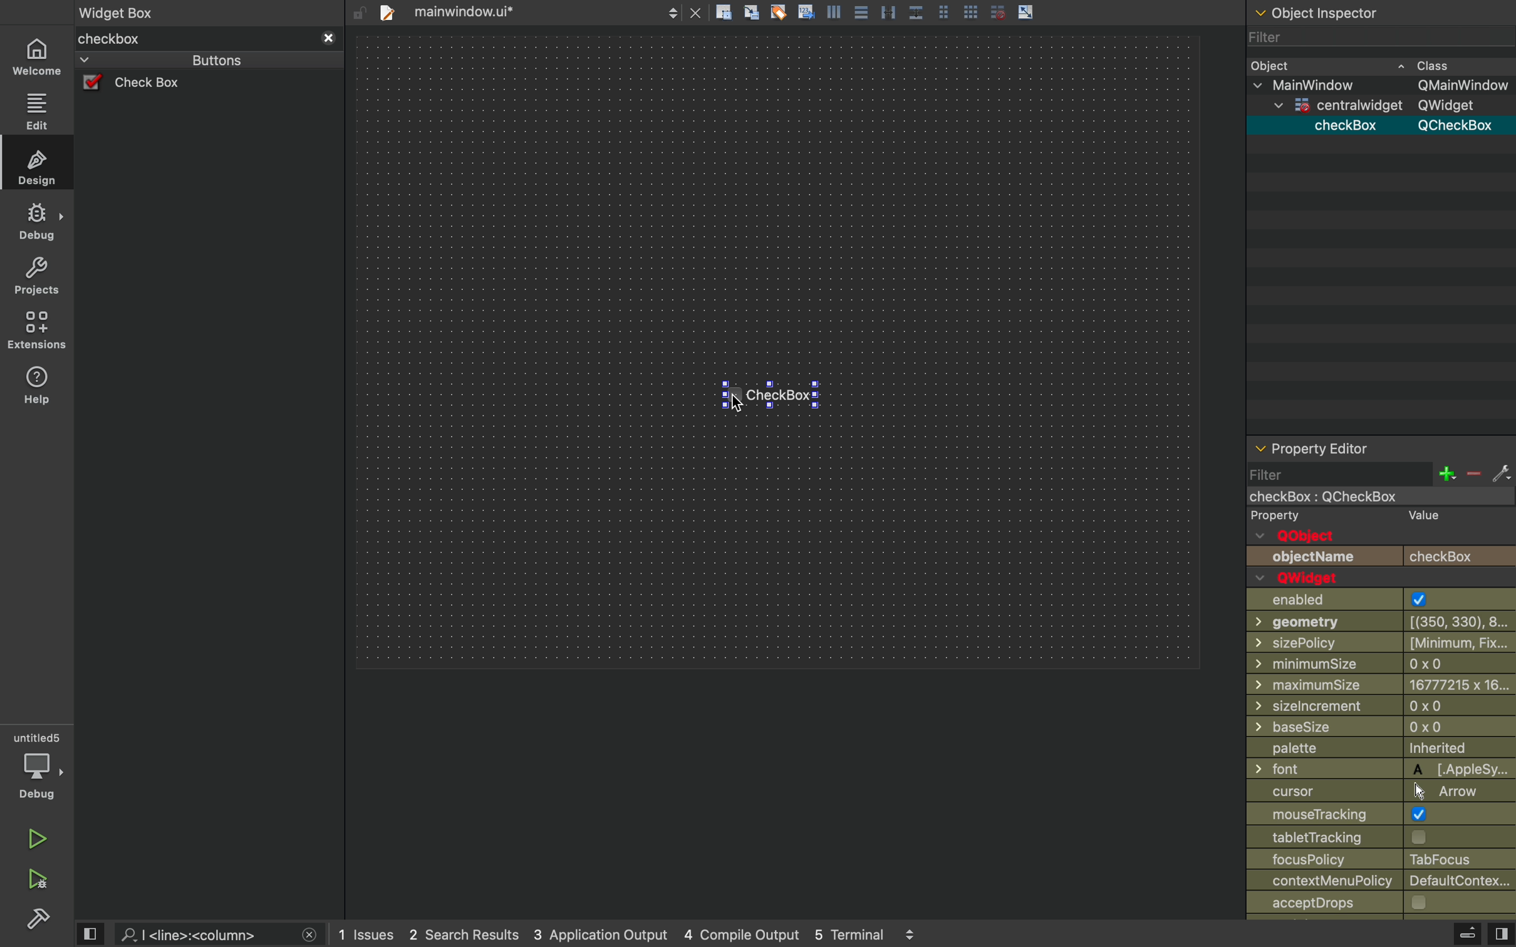 This screenshot has height=947, width=1516. What do you see at coordinates (1359, 904) in the screenshot?
I see `accept drops` at bounding box center [1359, 904].